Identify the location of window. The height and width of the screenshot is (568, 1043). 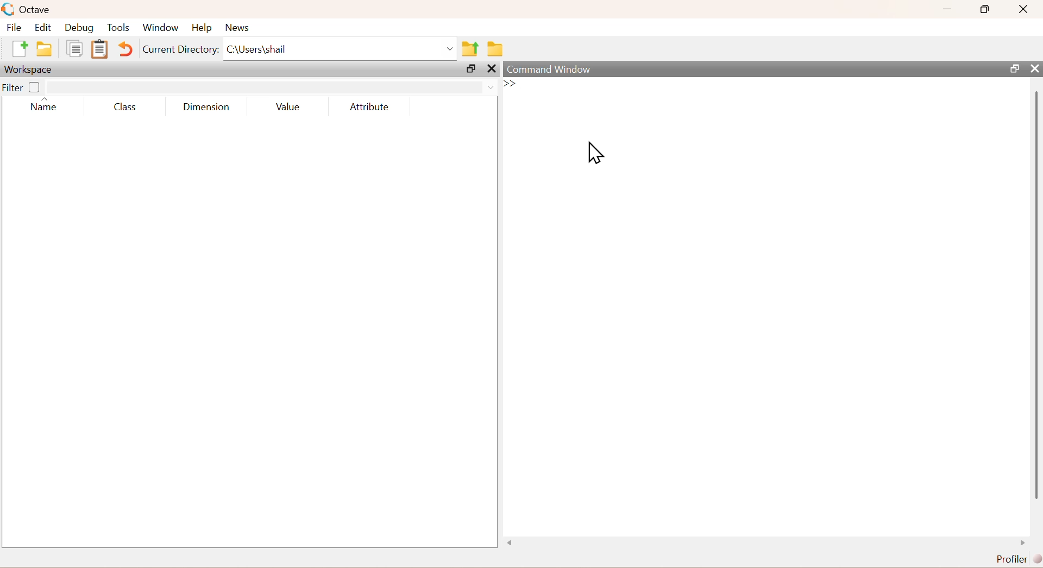
(161, 28).